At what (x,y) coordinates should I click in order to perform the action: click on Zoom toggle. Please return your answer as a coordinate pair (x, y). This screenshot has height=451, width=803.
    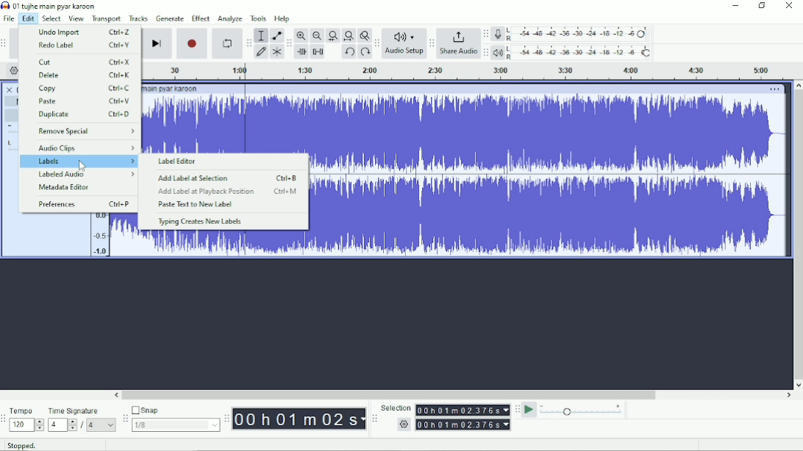
    Looking at the image, I should click on (364, 35).